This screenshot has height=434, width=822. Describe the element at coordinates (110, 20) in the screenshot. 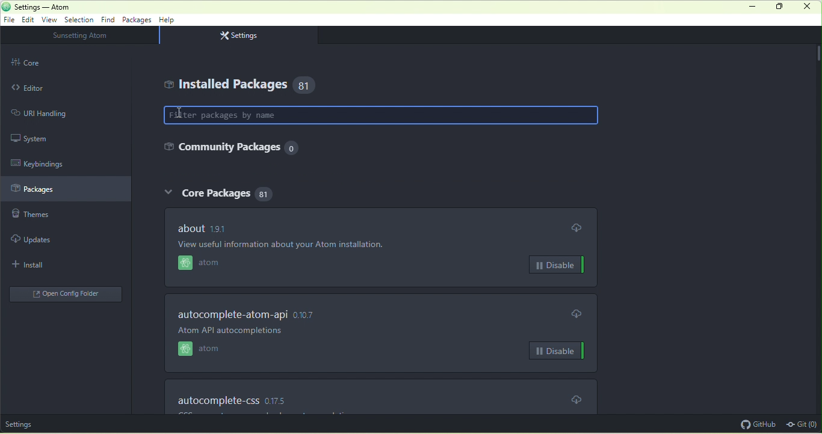

I see `find` at that location.